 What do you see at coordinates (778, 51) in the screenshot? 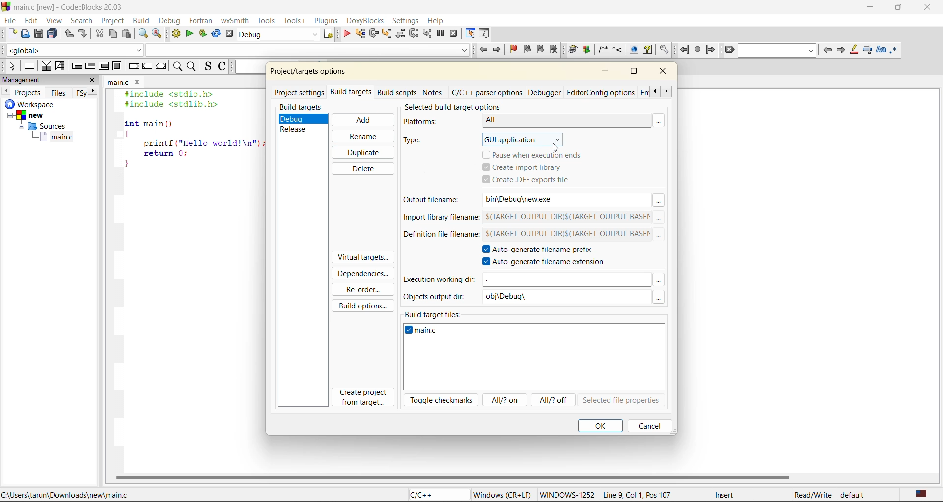
I see `text to find` at bounding box center [778, 51].